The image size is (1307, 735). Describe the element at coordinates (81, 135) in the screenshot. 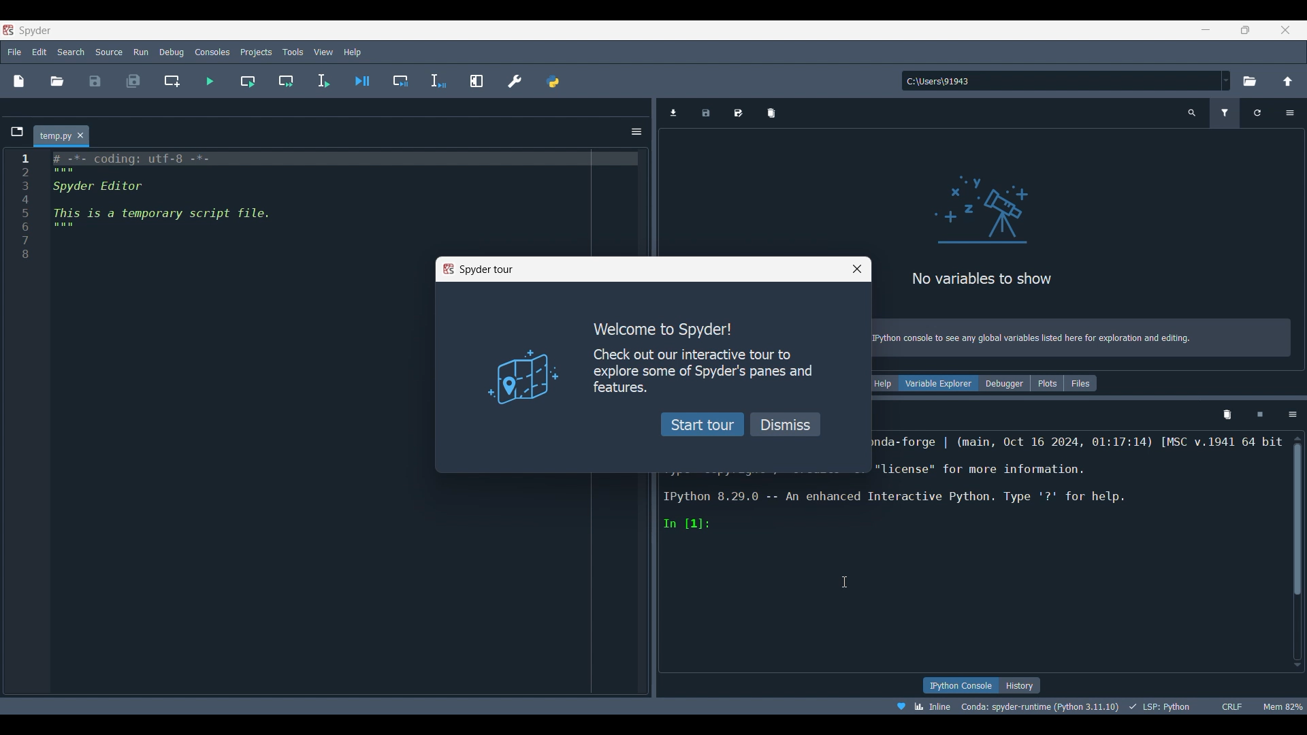

I see `Close tab` at that location.